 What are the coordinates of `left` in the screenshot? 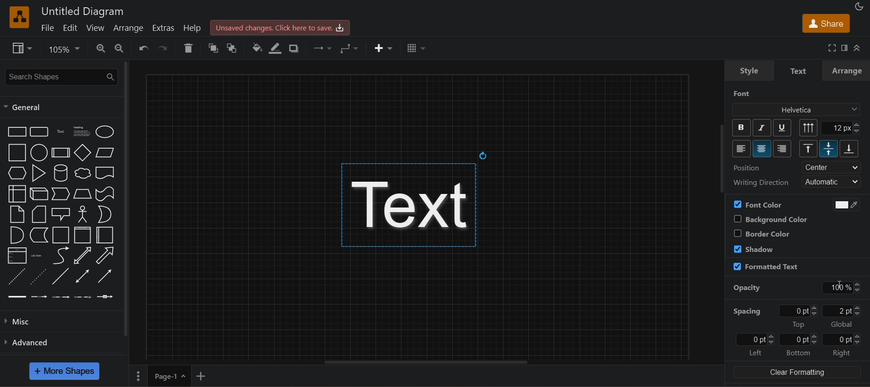 It's located at (742, 149).